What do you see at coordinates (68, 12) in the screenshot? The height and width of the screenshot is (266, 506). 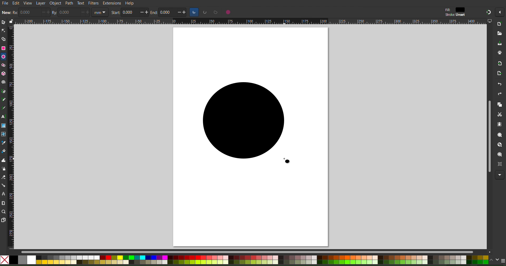 I see `0` at bounding box center [68, 12].